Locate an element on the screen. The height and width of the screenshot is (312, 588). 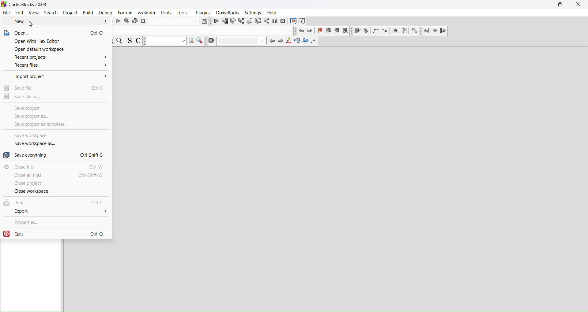
close project is located at coordinates (57, 183).